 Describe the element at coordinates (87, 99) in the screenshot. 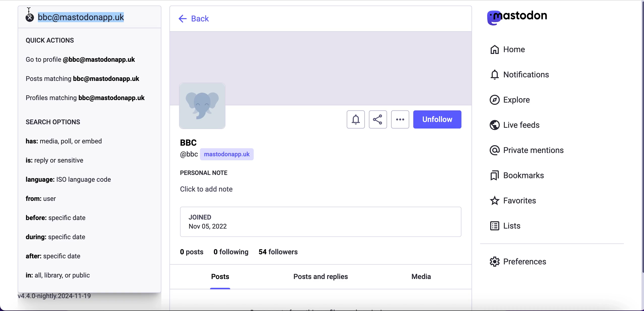

I see `profiles matching` at that location.